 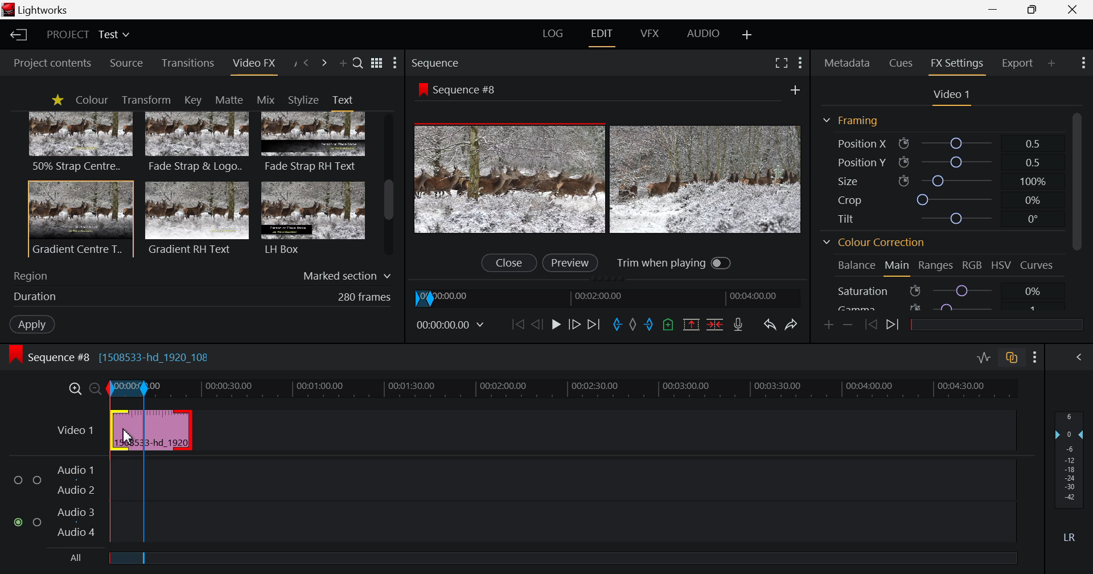 I want to click on Delete/Cut, so click(x=715, y=326).